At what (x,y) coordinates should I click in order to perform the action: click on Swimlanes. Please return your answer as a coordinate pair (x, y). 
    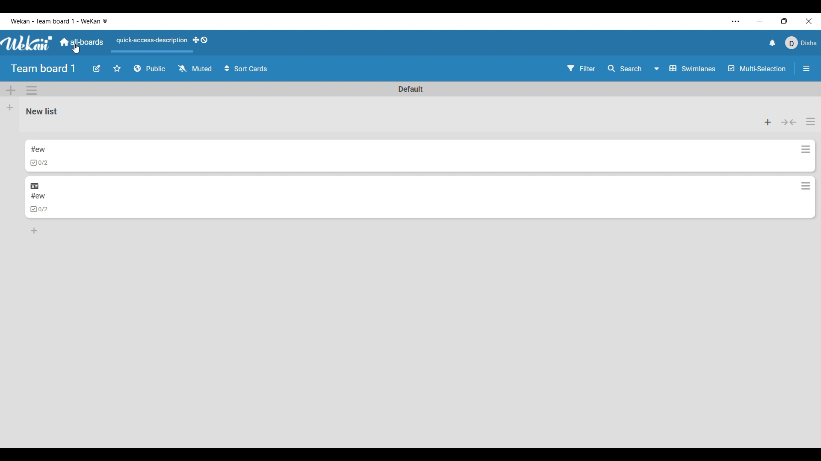
    Looking at the image, I should click on (692, 69).